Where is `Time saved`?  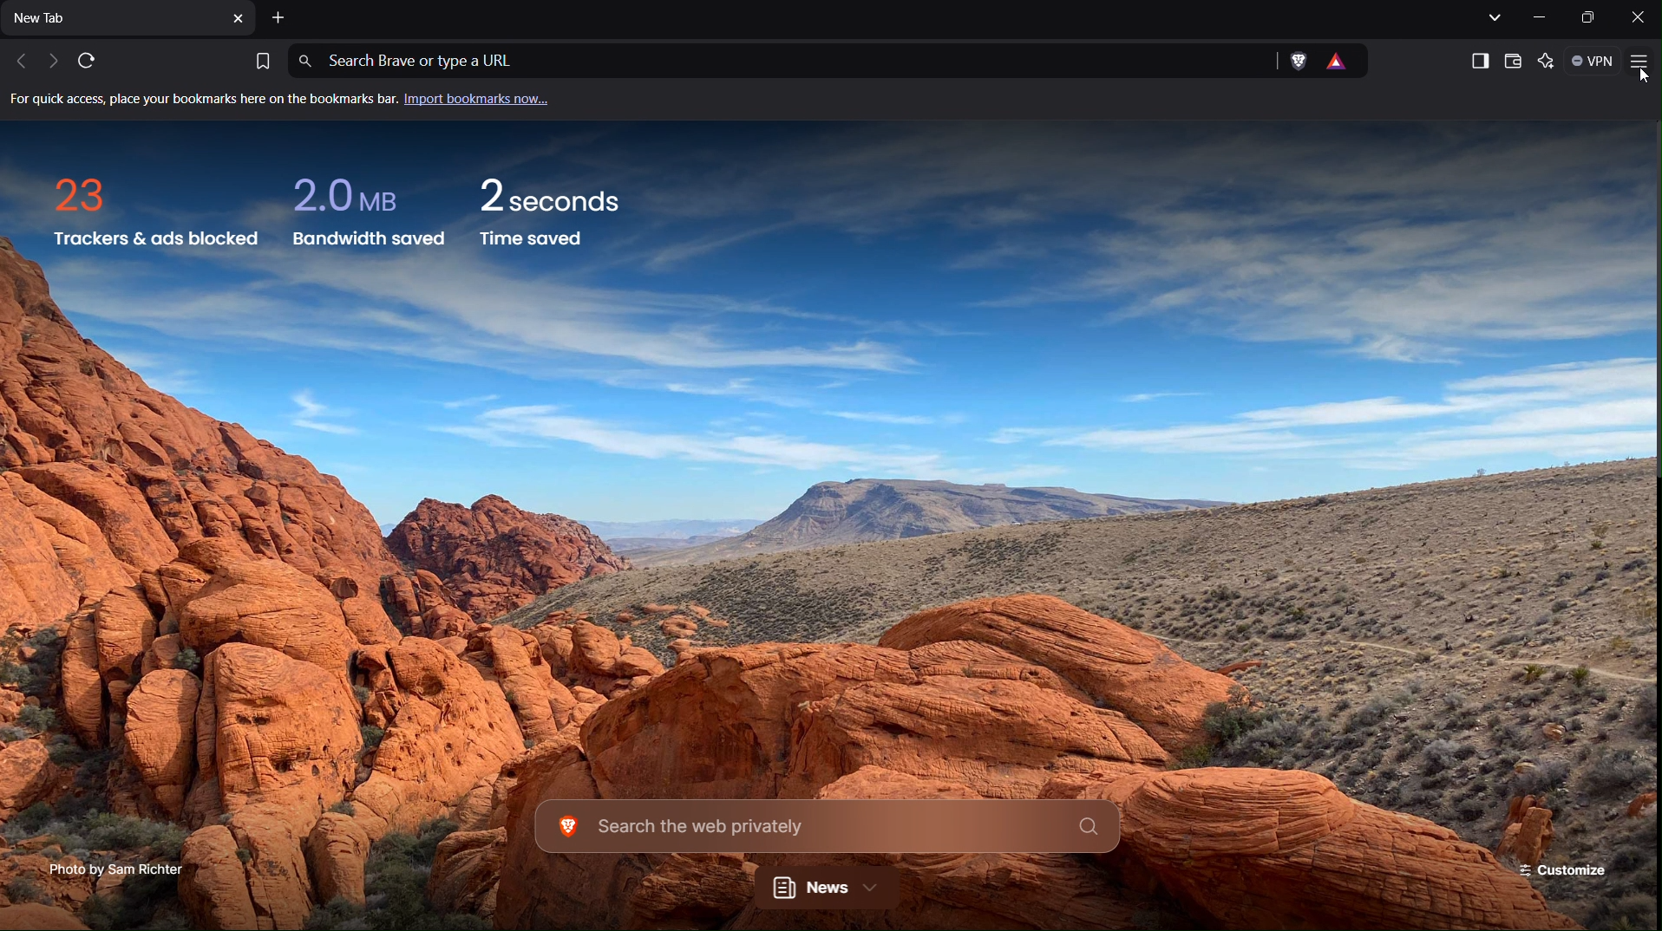
Time saved is located at coordinates (562, 212).